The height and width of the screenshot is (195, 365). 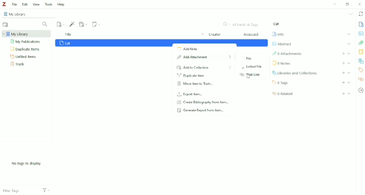 What do you see at coordinates (19, 189) in the screenshot?
I see `Filter Tags` at bounding box center [19, 189].